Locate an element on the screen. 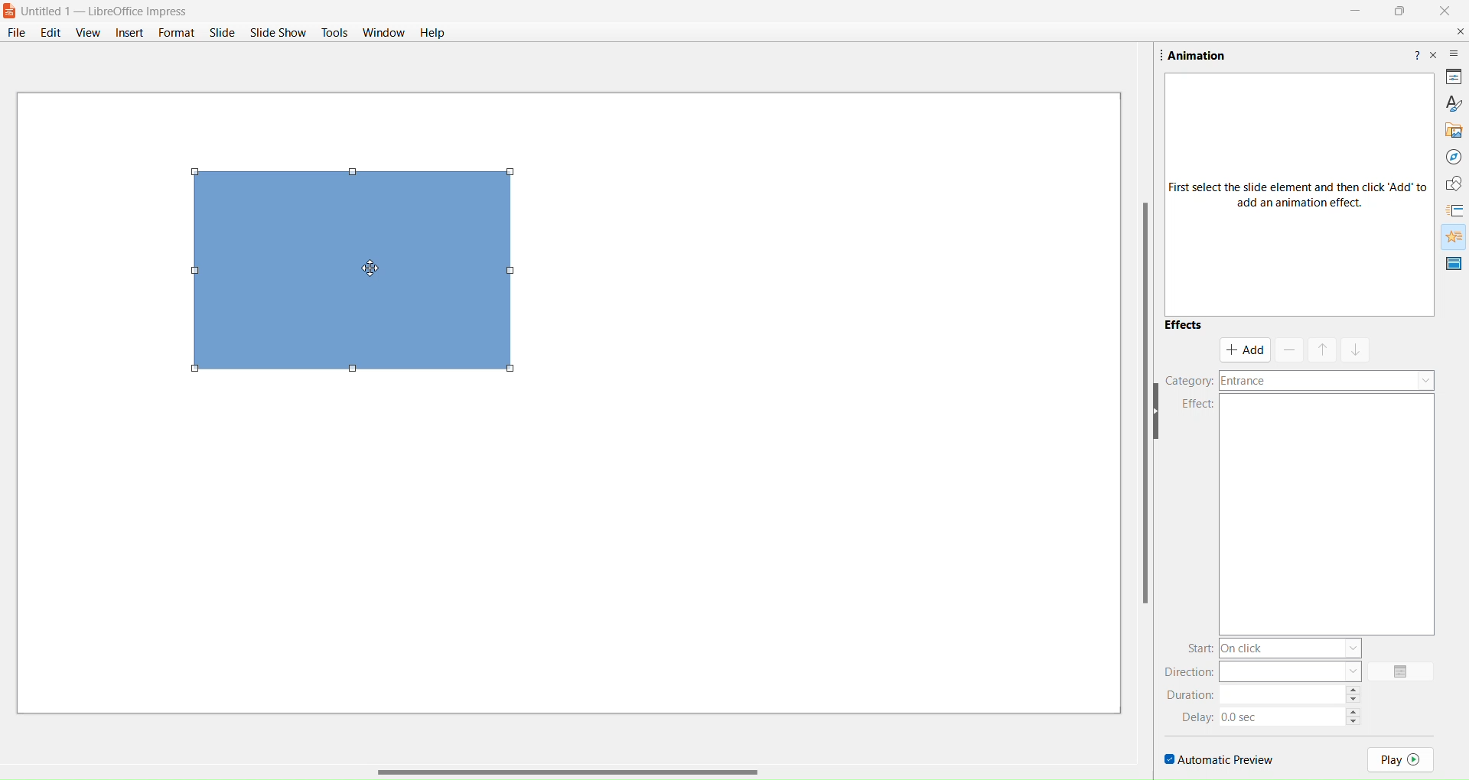 The image size is (1469, 780). close document is located at coordinates (1457, 31).